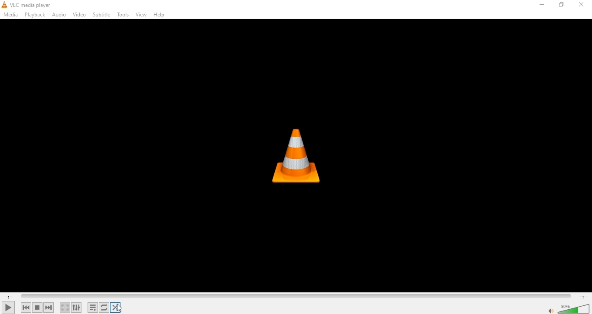 The image size is (592, 314). I want to click on stop playback, so click(37, 307).